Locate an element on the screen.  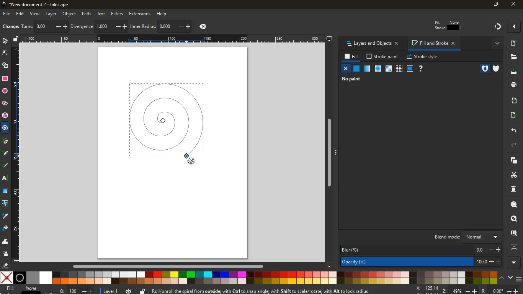
blend mode is located at coordinates (464, 237).